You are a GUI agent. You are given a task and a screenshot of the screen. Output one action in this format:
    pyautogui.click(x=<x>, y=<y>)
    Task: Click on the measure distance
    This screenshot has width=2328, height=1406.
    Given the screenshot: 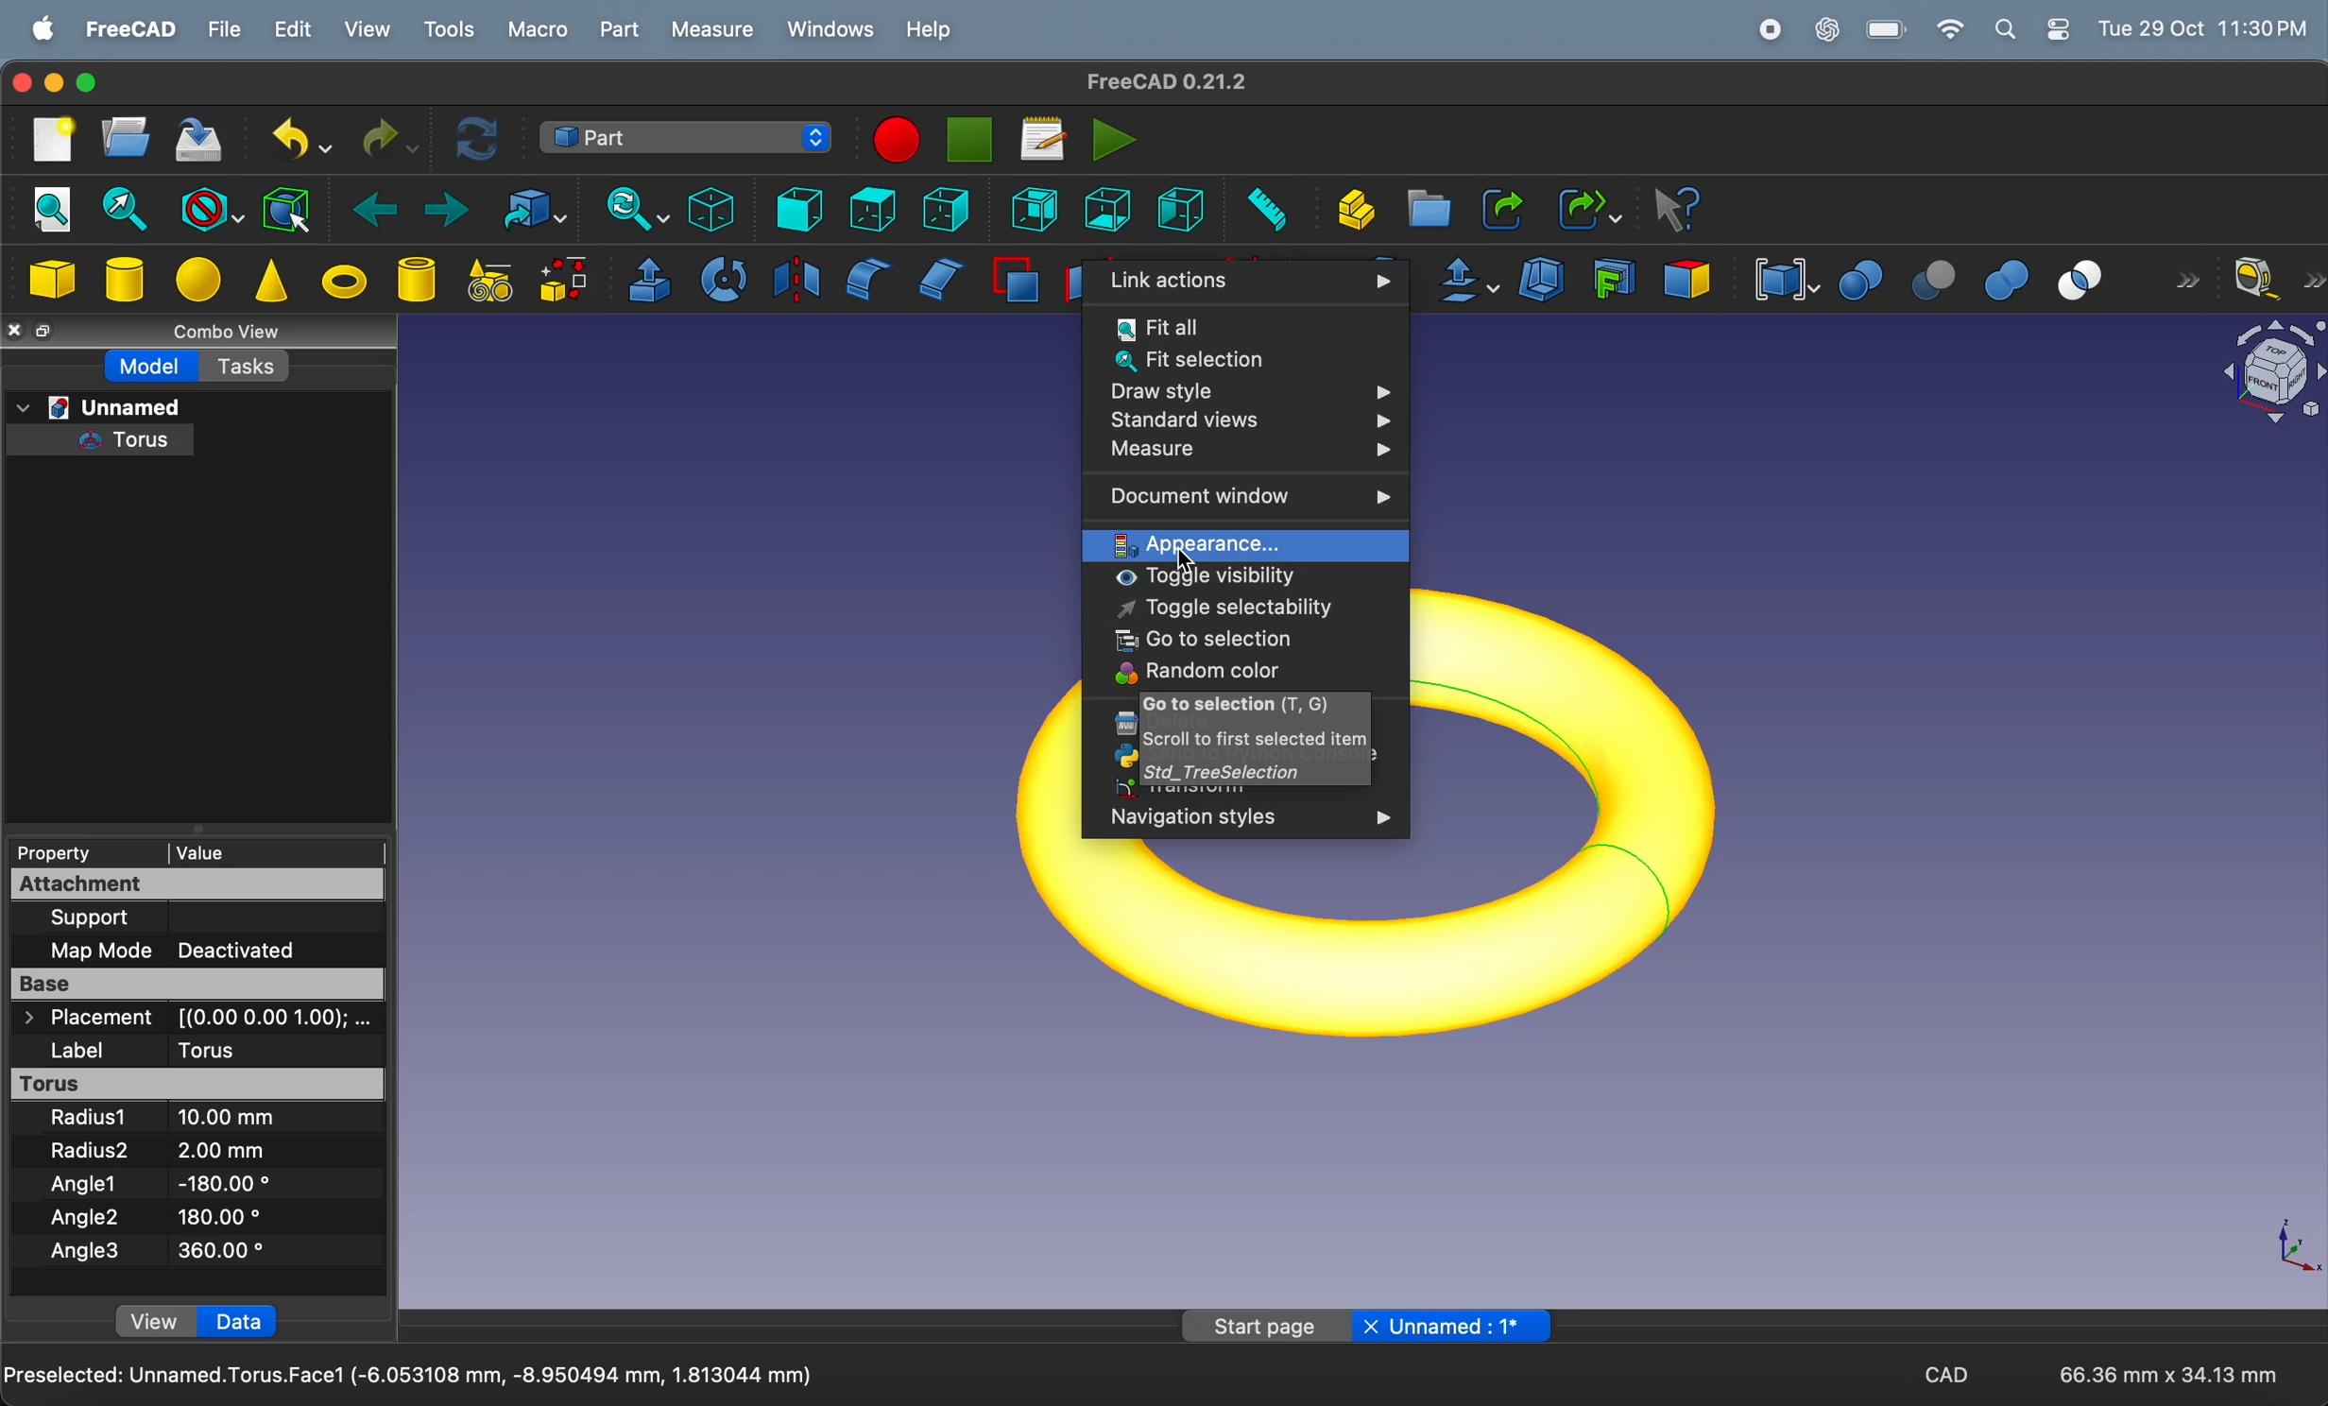 What is the action you would take?
    pyautogui.click(x=1260, y=210)
    